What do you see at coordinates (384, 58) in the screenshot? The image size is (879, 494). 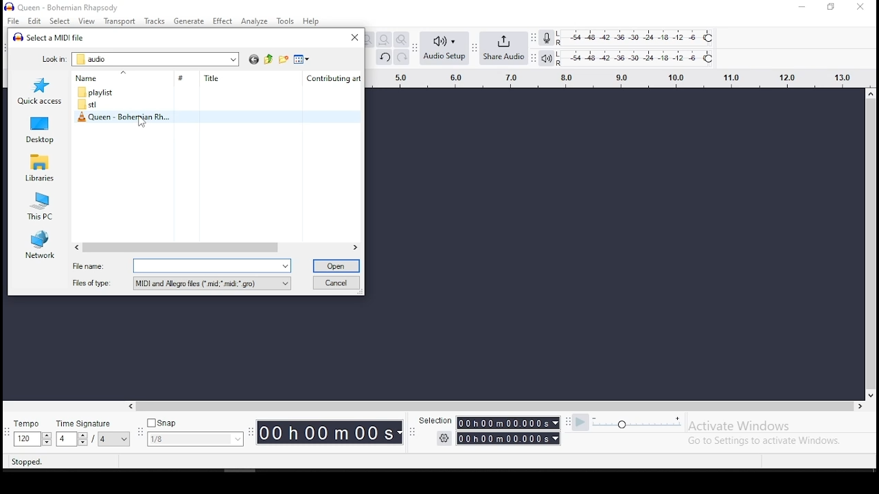 I see `undo` at bounding box center [384, 58].